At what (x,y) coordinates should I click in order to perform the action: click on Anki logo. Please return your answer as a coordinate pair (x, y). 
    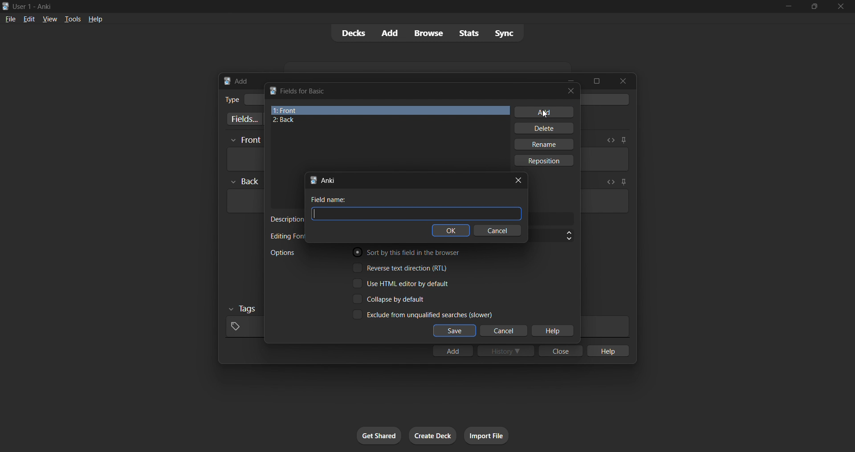
    Looking at the image, I should click on (6, 6).